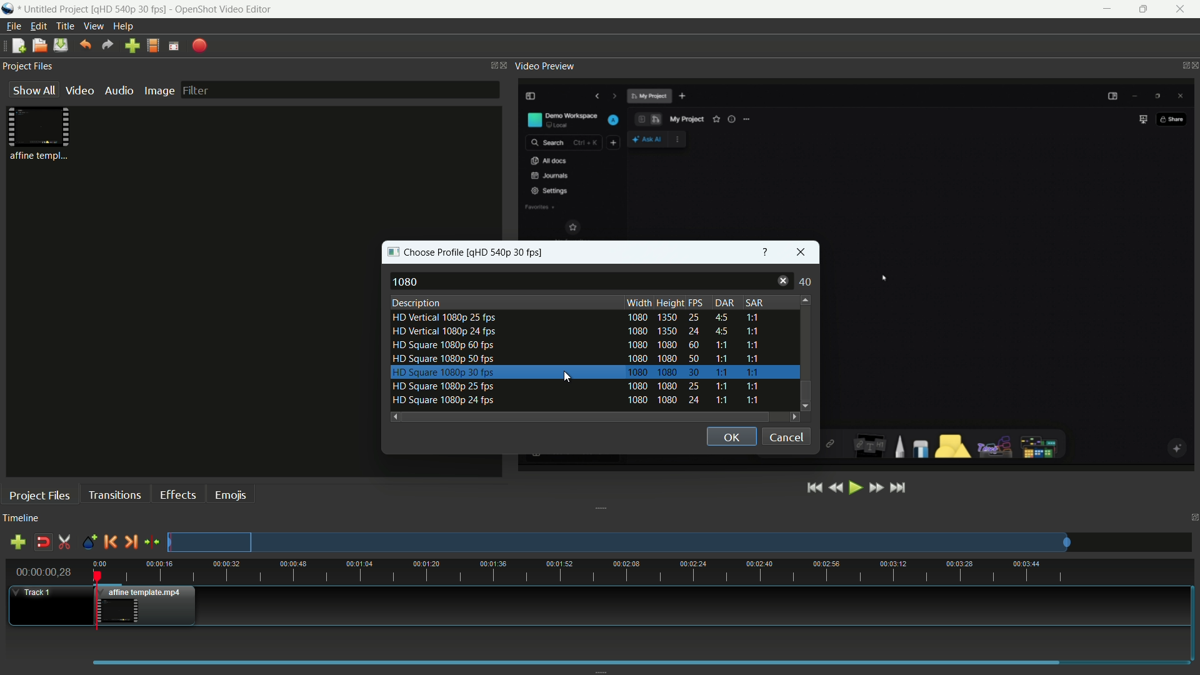  Describe the element at coordinates (573, 386) in the screenshot. I see `profile-6` at that location.